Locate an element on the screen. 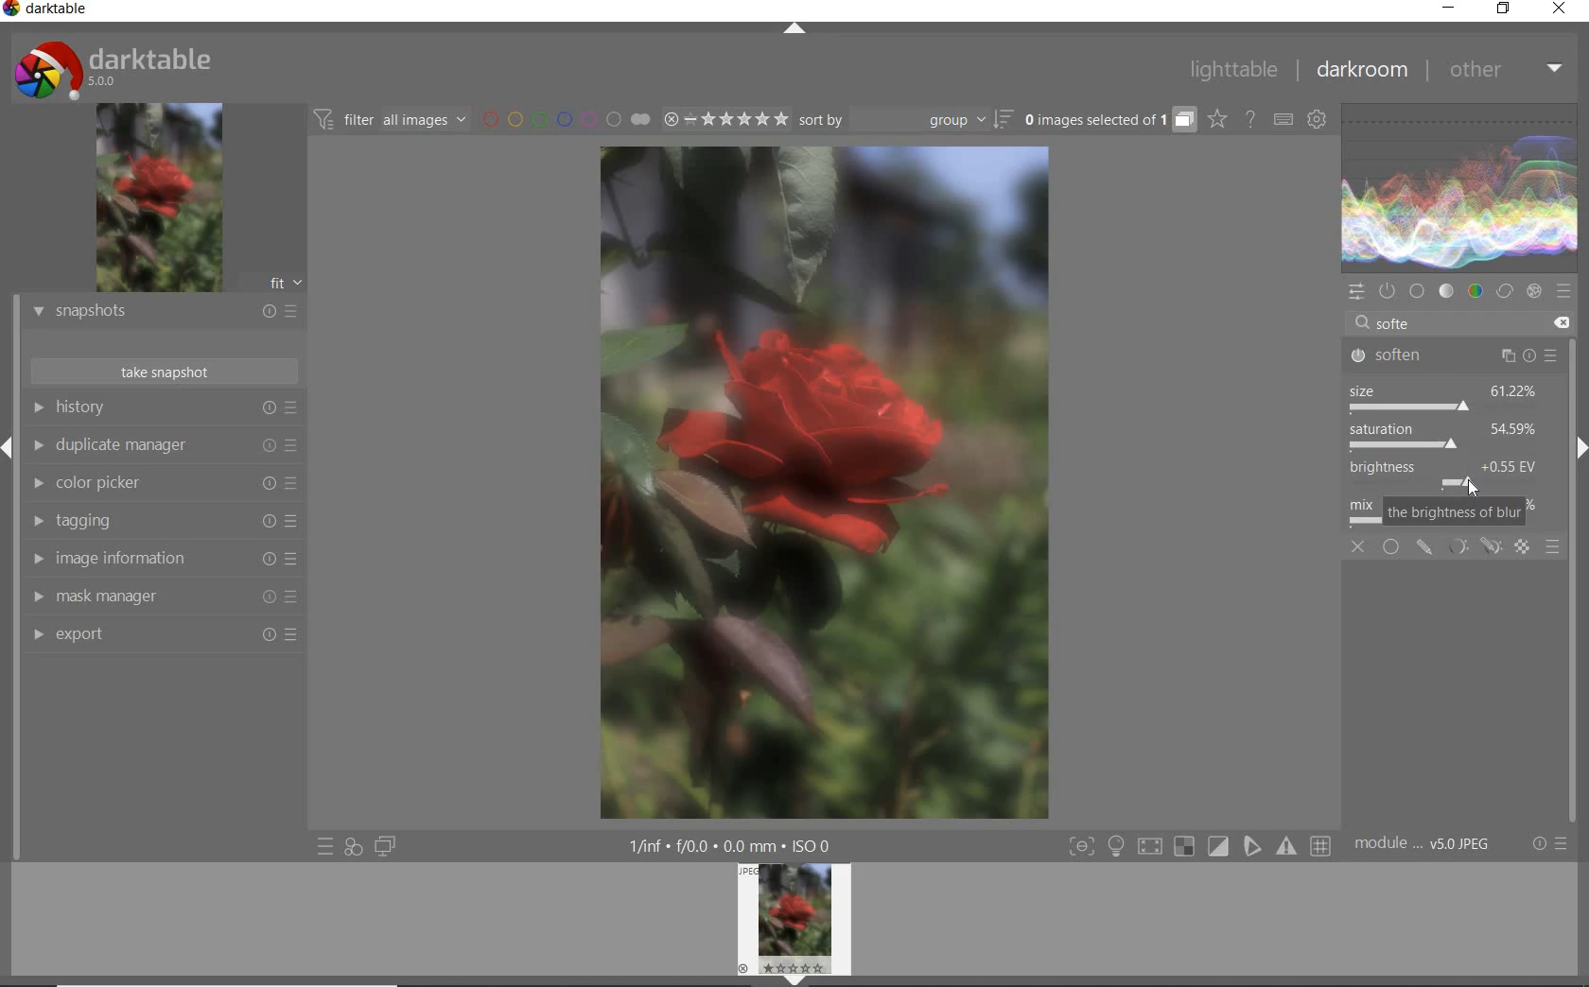  system name is located at coordinates (51, 11).